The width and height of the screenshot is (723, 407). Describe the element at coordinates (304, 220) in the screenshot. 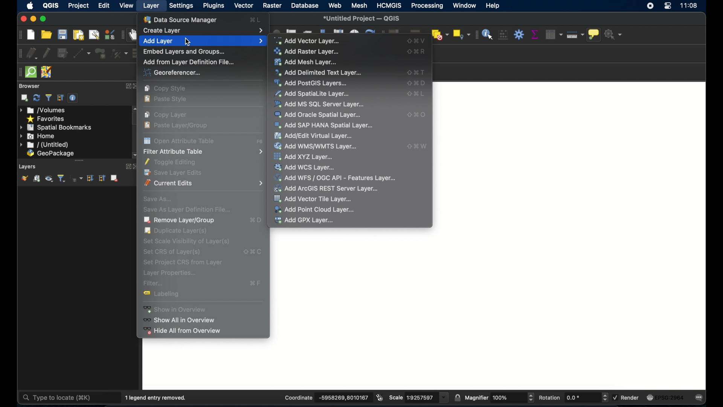

I see `add gpx layer` at that location.